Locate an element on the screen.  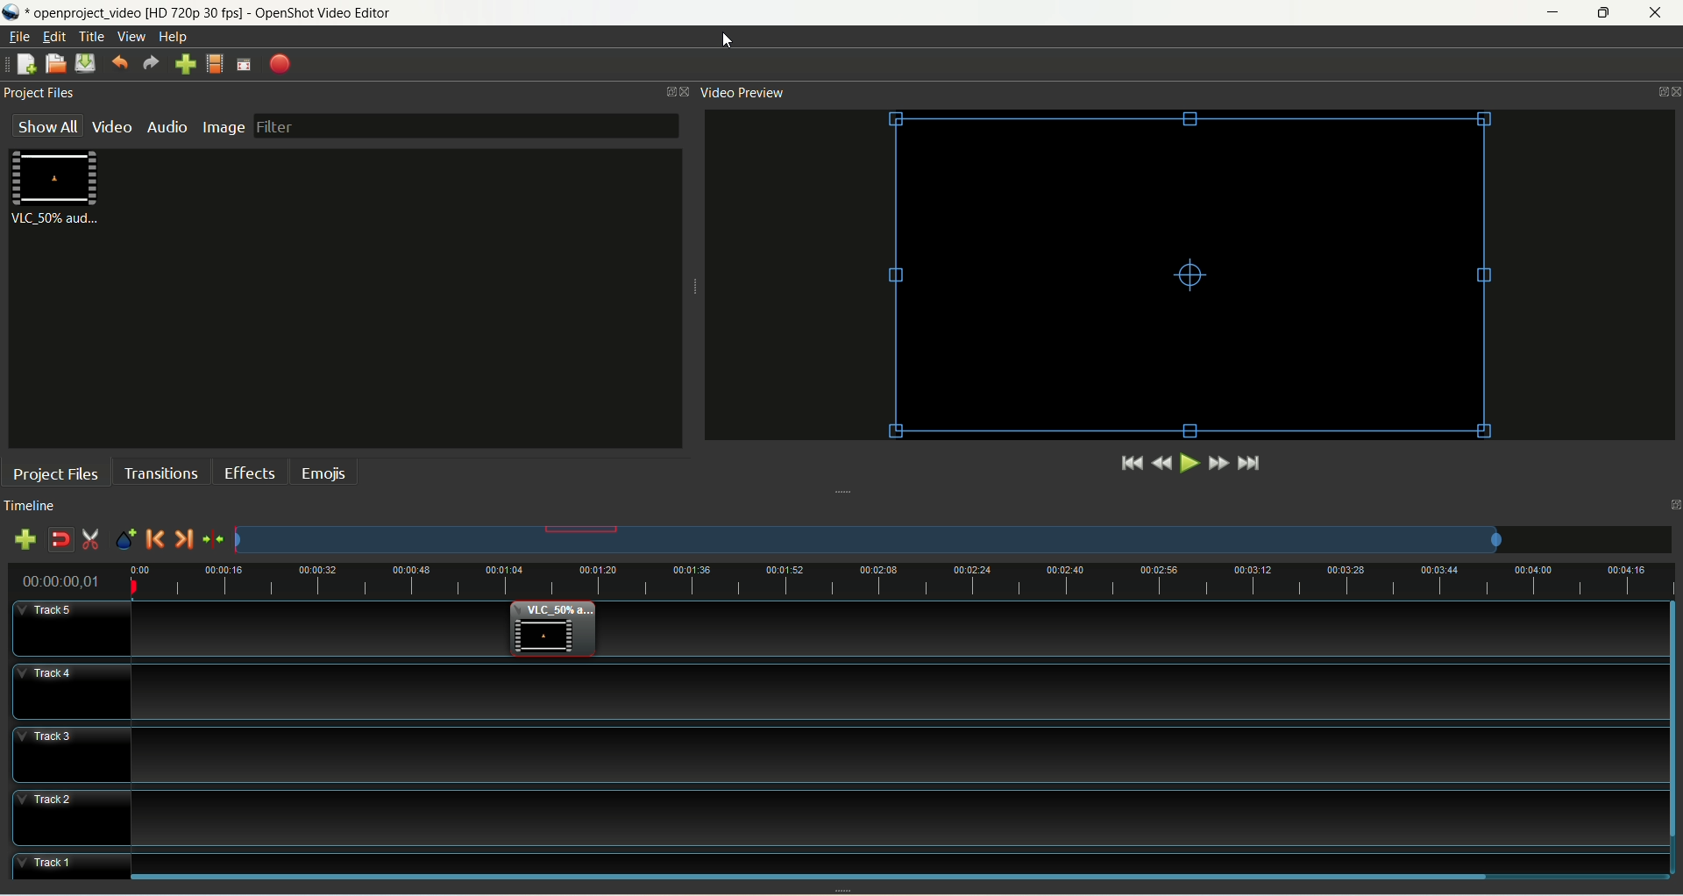
timeline is located at coordinates (34, 506).